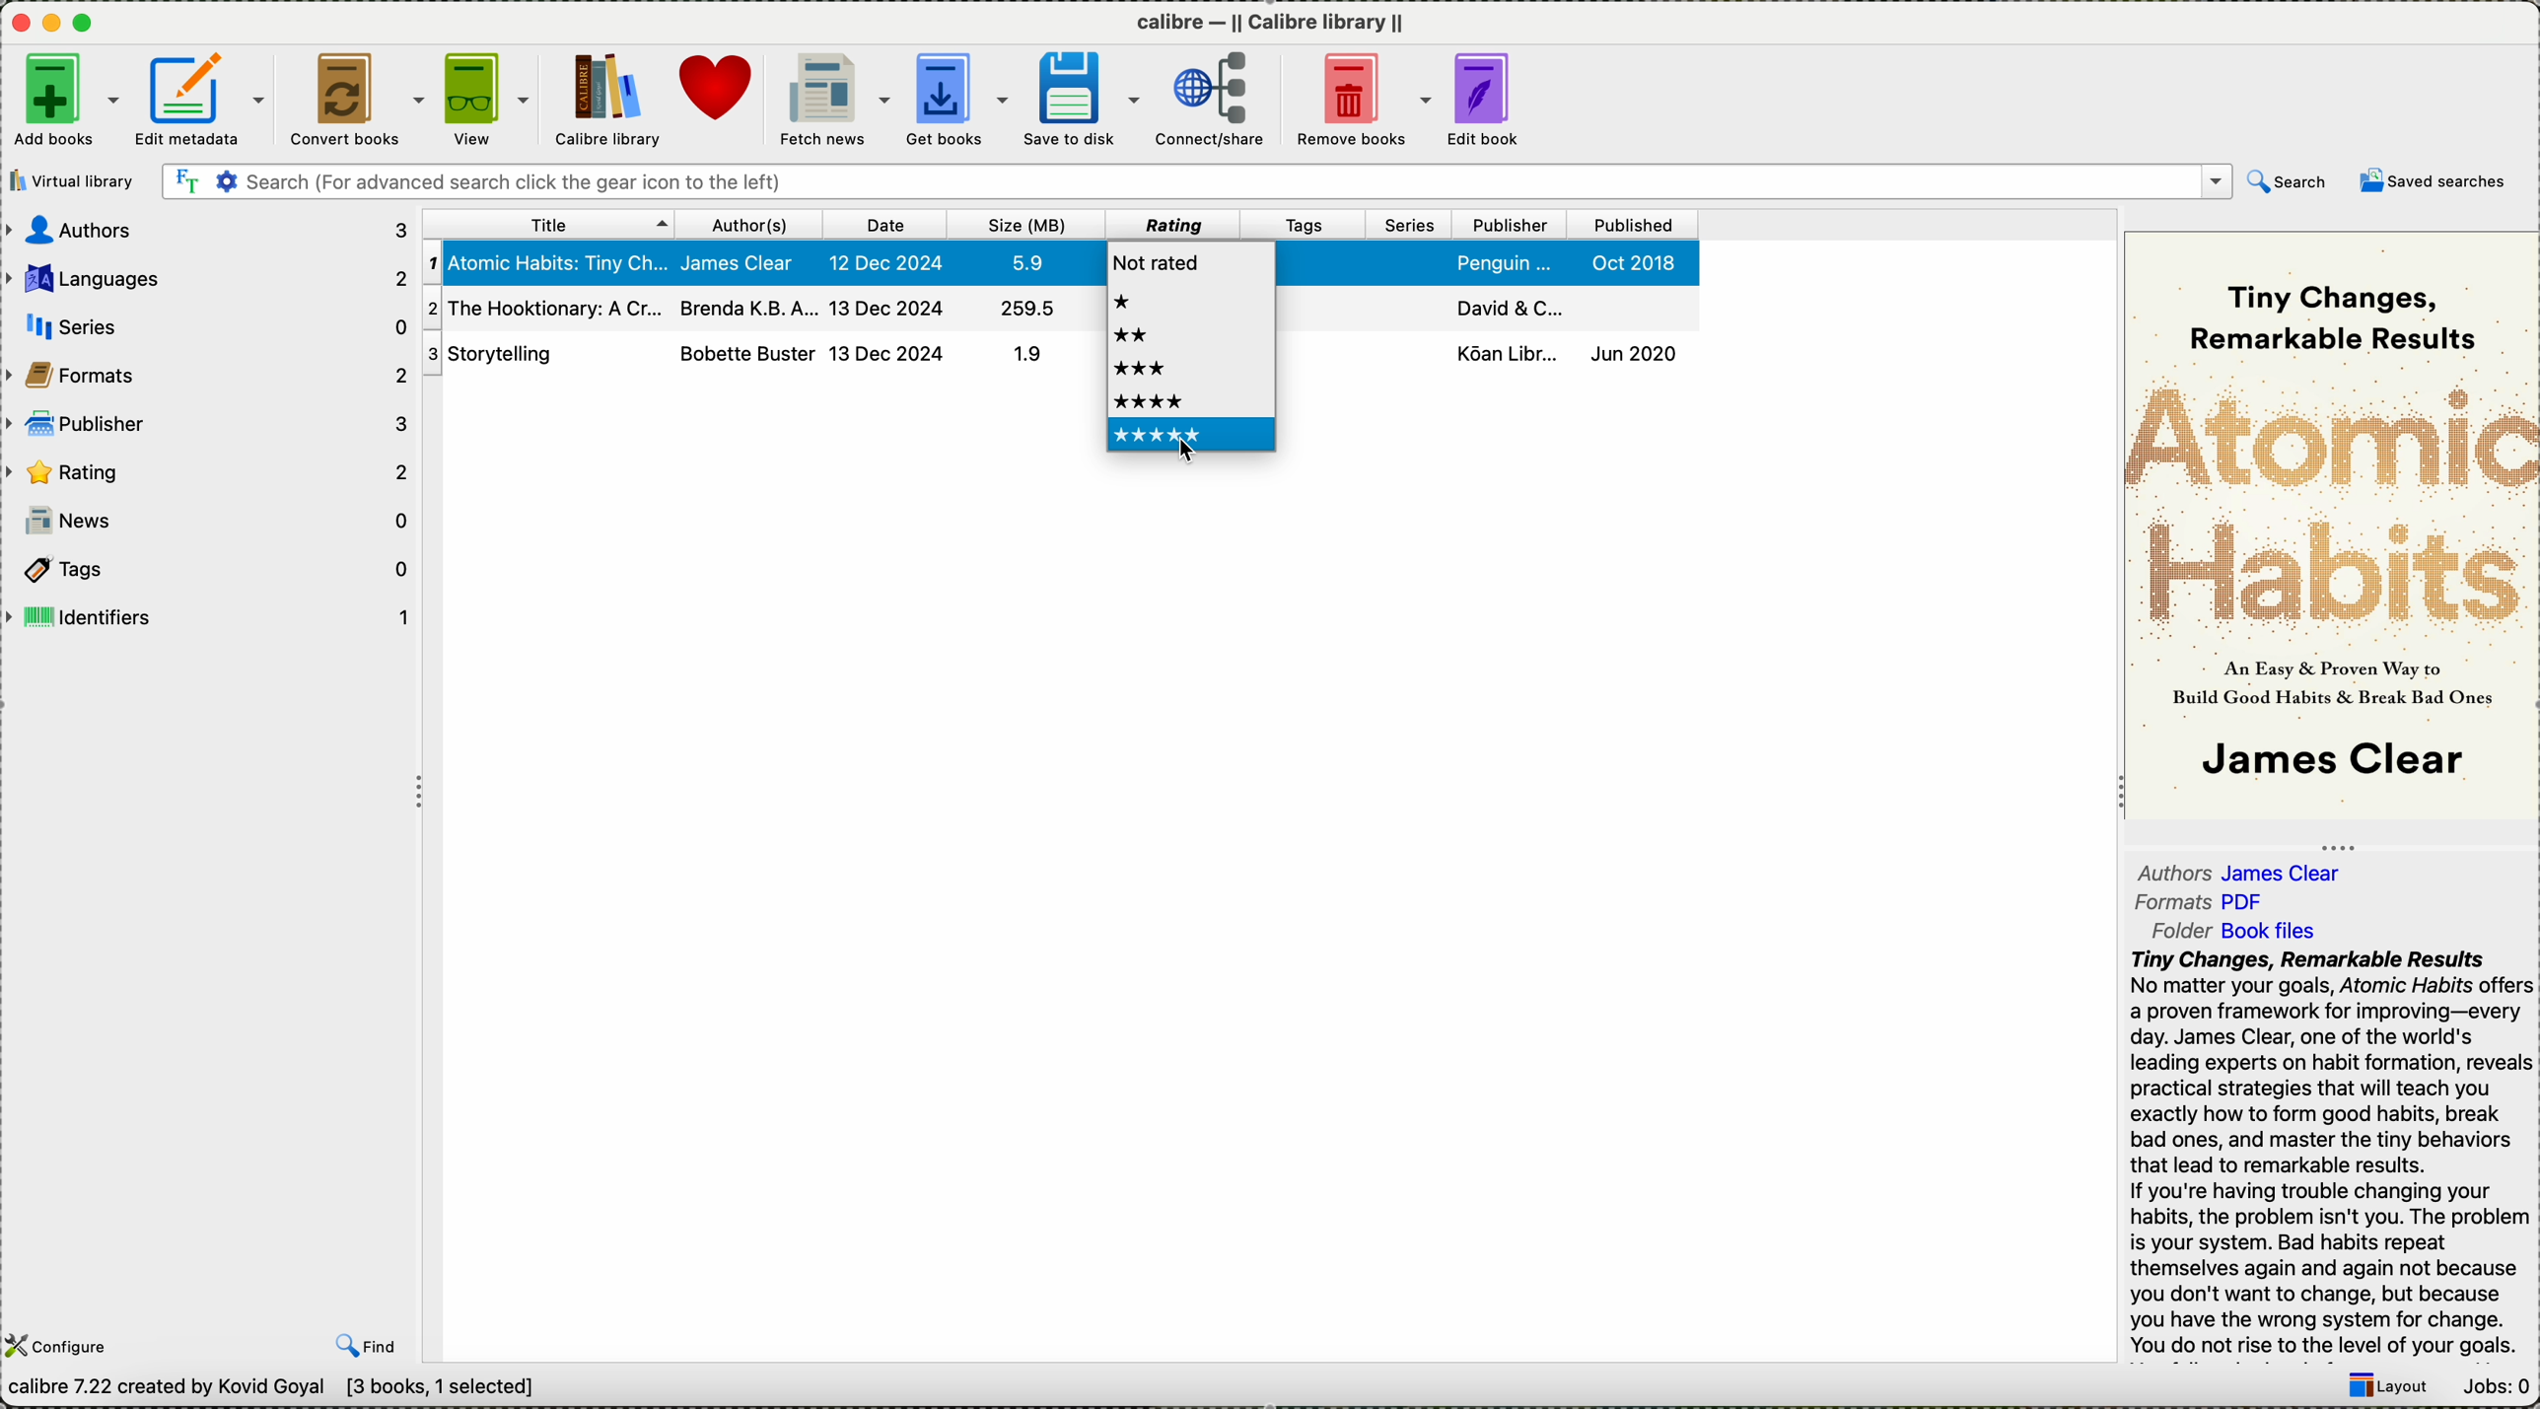 Image resolution: width=2540 pixels, height=1409 pixels. I want to click on add books, so click(66, 104).